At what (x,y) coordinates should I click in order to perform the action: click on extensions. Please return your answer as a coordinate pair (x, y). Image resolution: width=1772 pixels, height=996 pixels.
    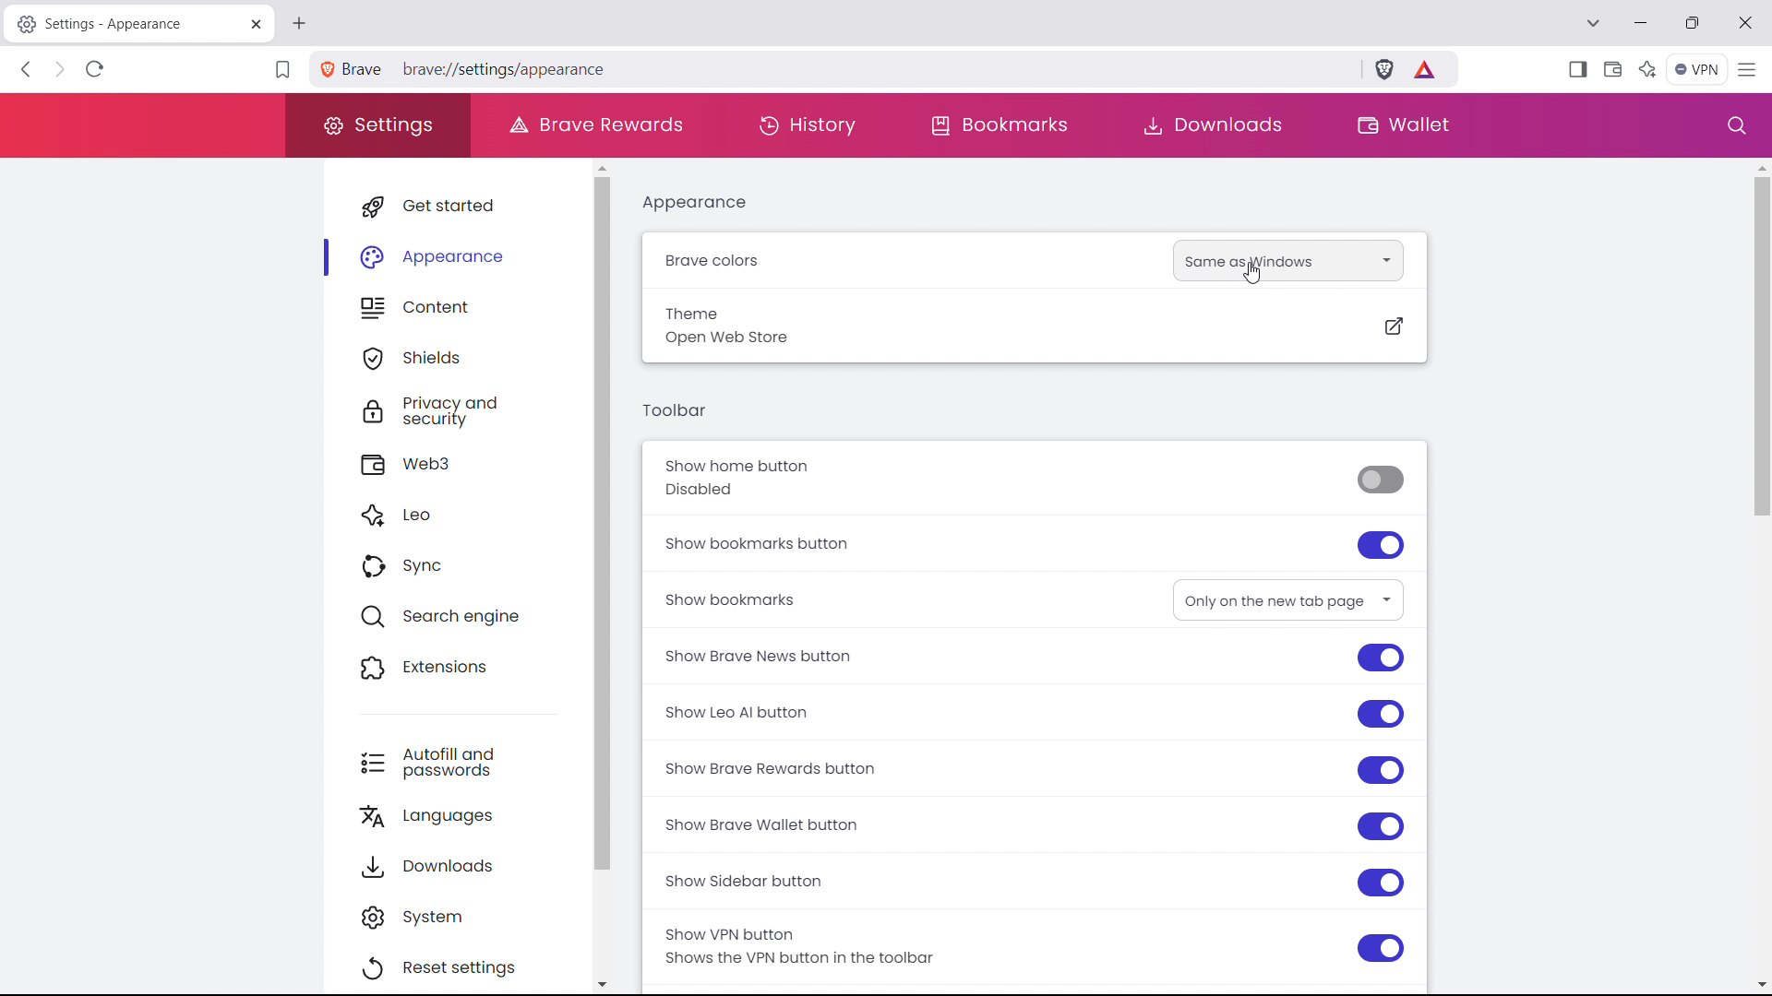
    Looking at the image, I should click on (470, 664).